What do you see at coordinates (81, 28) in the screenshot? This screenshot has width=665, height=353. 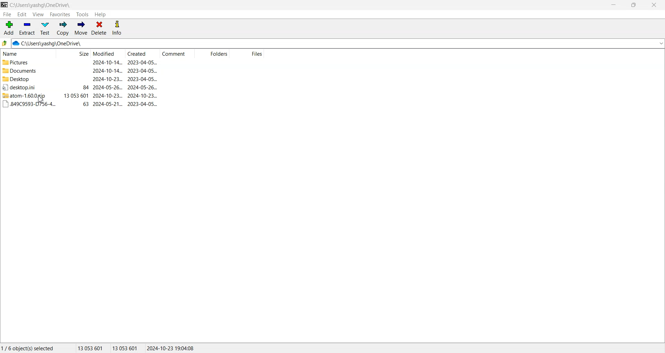 I see `Move` at bounding box center [81, 28].